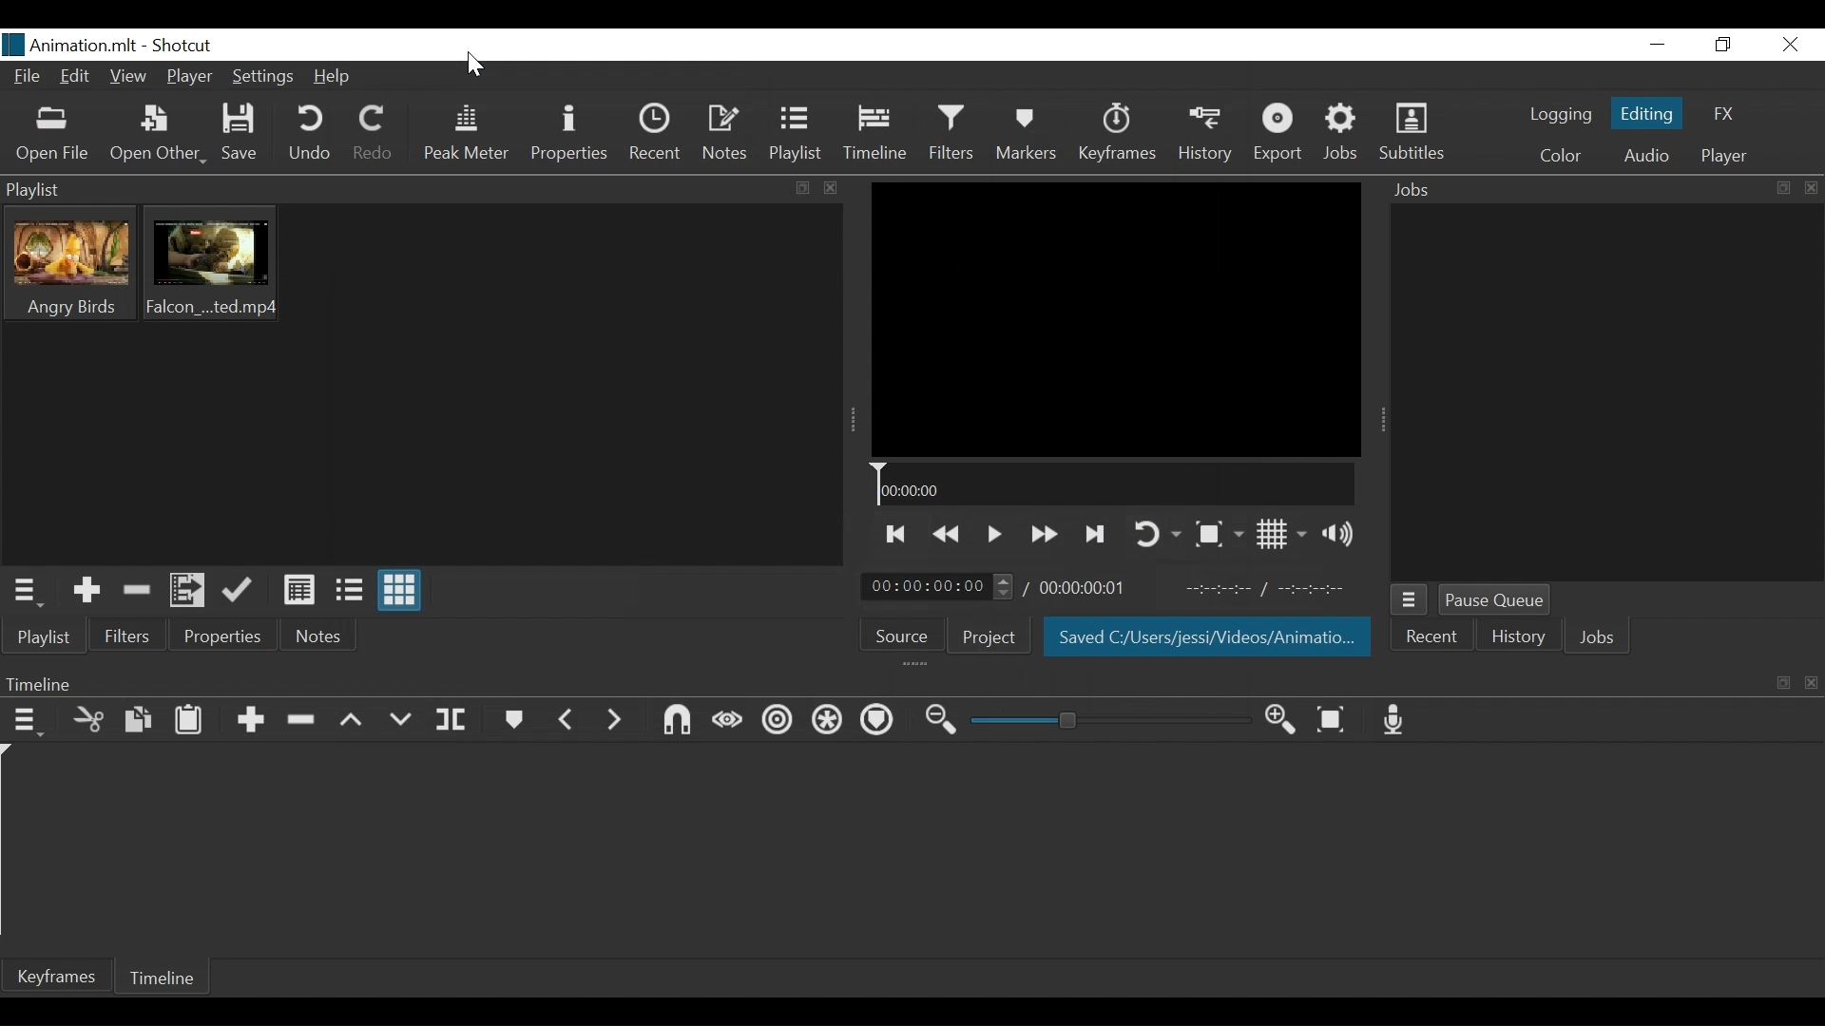 The image size is (1825, 1026). Describe the element at coordinates (1280, 133) in the screenshot. I see `Export` at that location.